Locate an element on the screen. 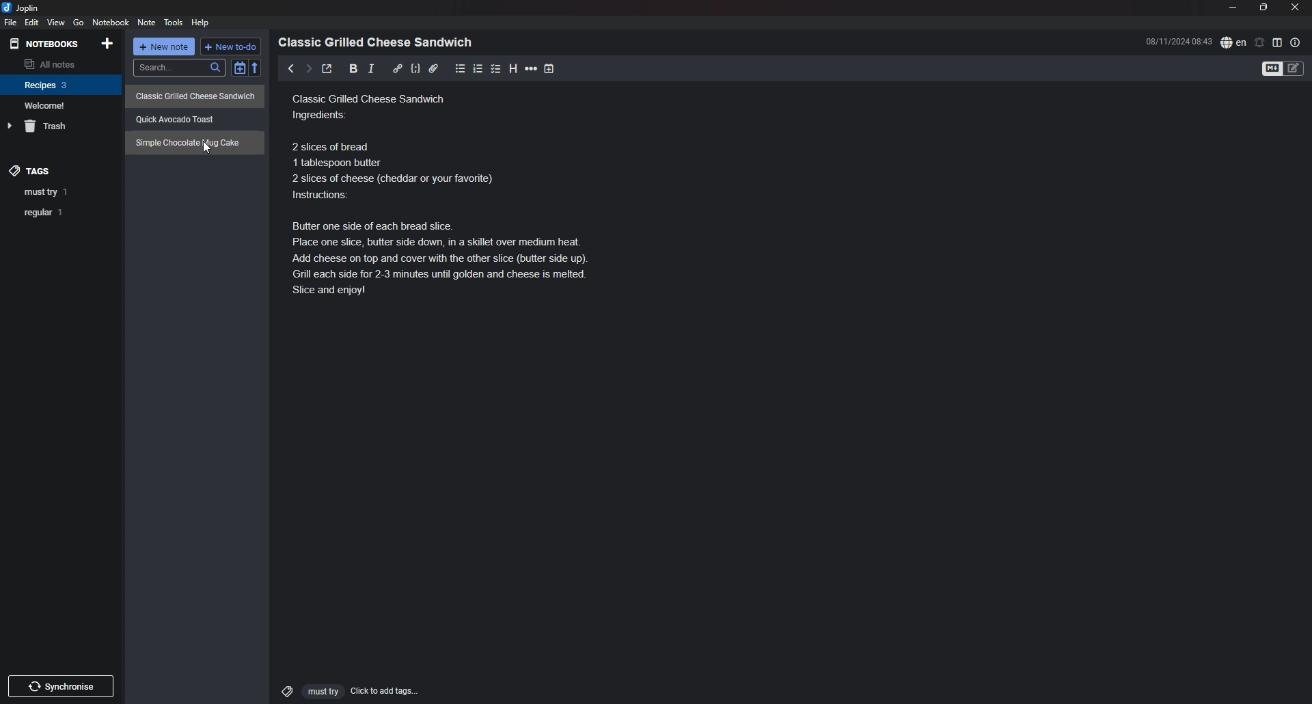  set alarm is located at coordinates (1260, 42).